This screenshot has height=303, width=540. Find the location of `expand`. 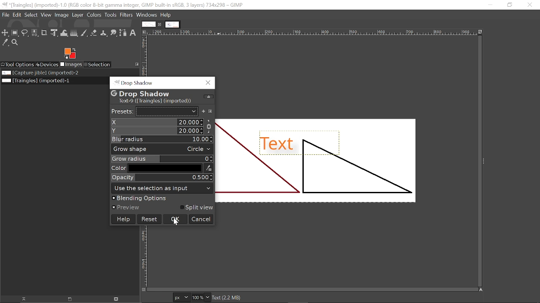

expand is located at coordinates (483, 160).